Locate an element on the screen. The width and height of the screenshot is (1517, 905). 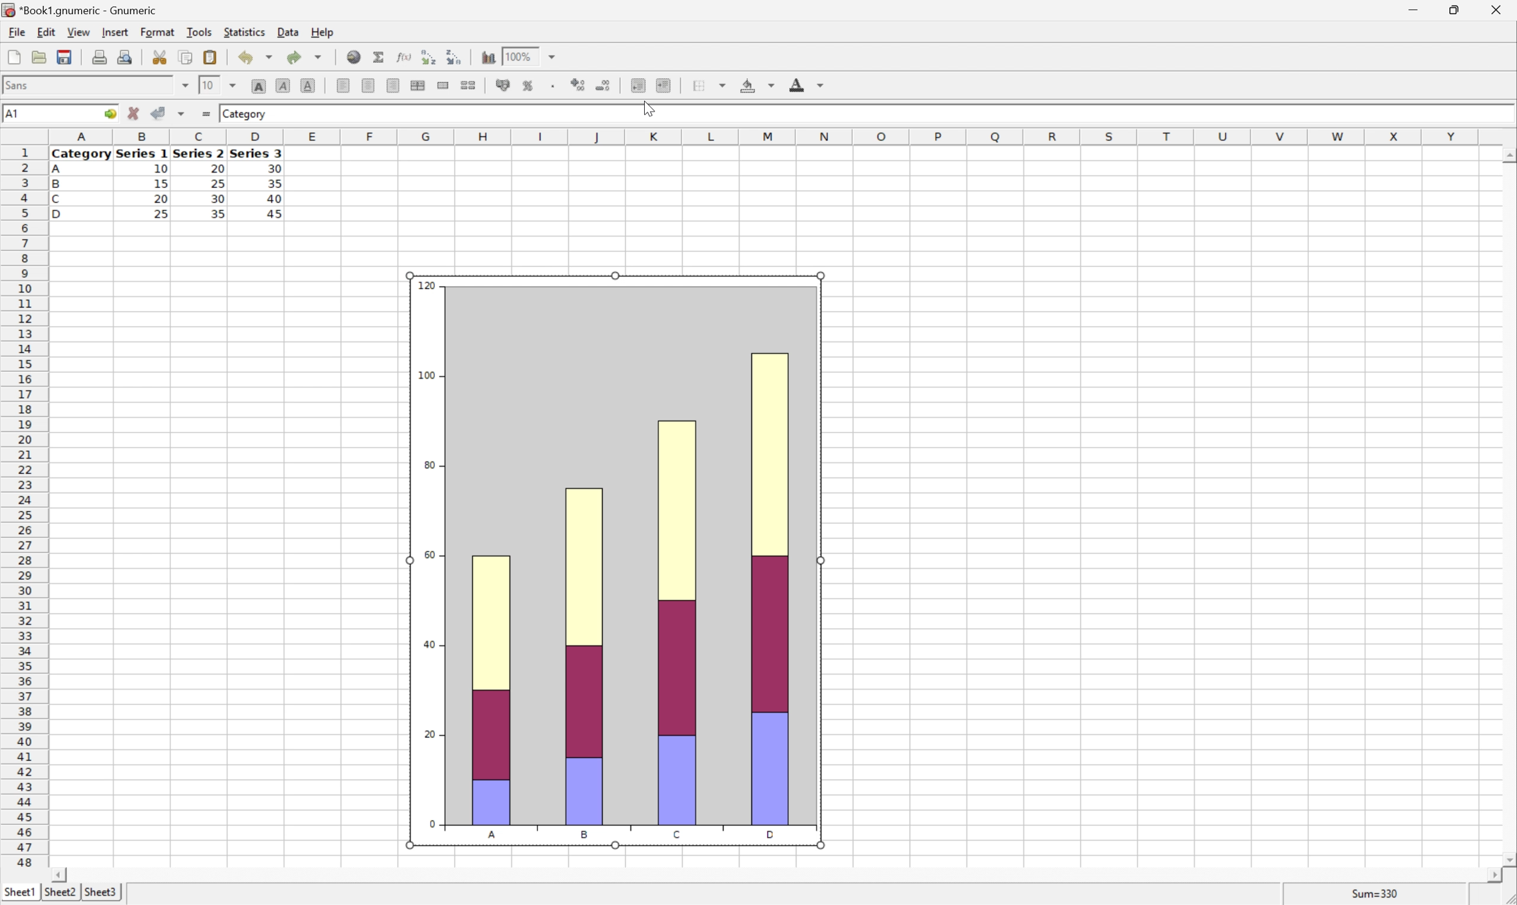
Decrease indent, and align the contents to the left is located at coordinates (637, 85).